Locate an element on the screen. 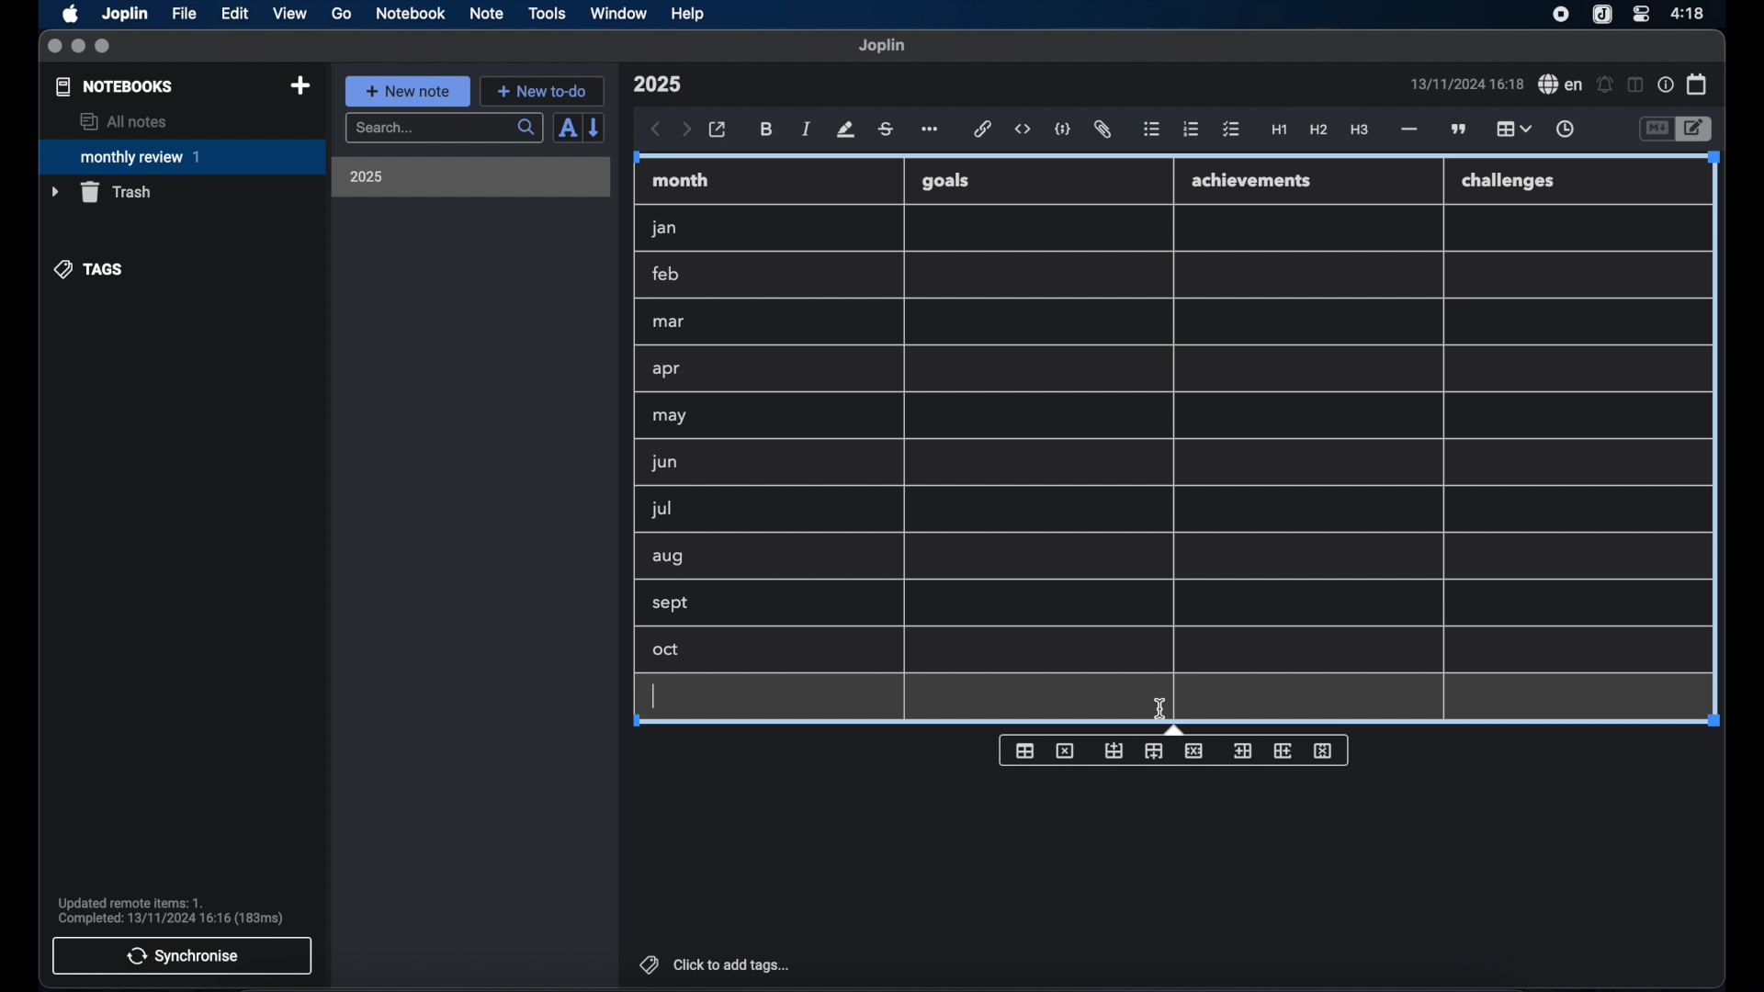 Image resolution: width=1764 pixels, height=992 pixels. strikethrough is located at coordinates (885, 130).